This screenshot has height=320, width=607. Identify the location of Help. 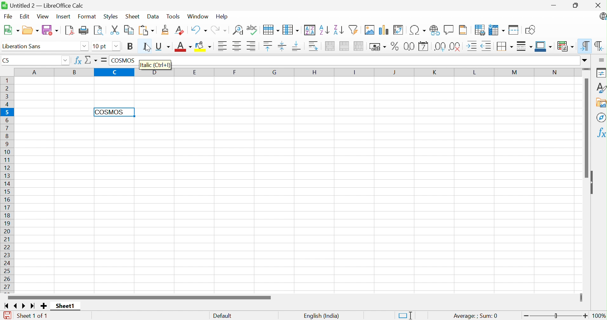
(222, 17).